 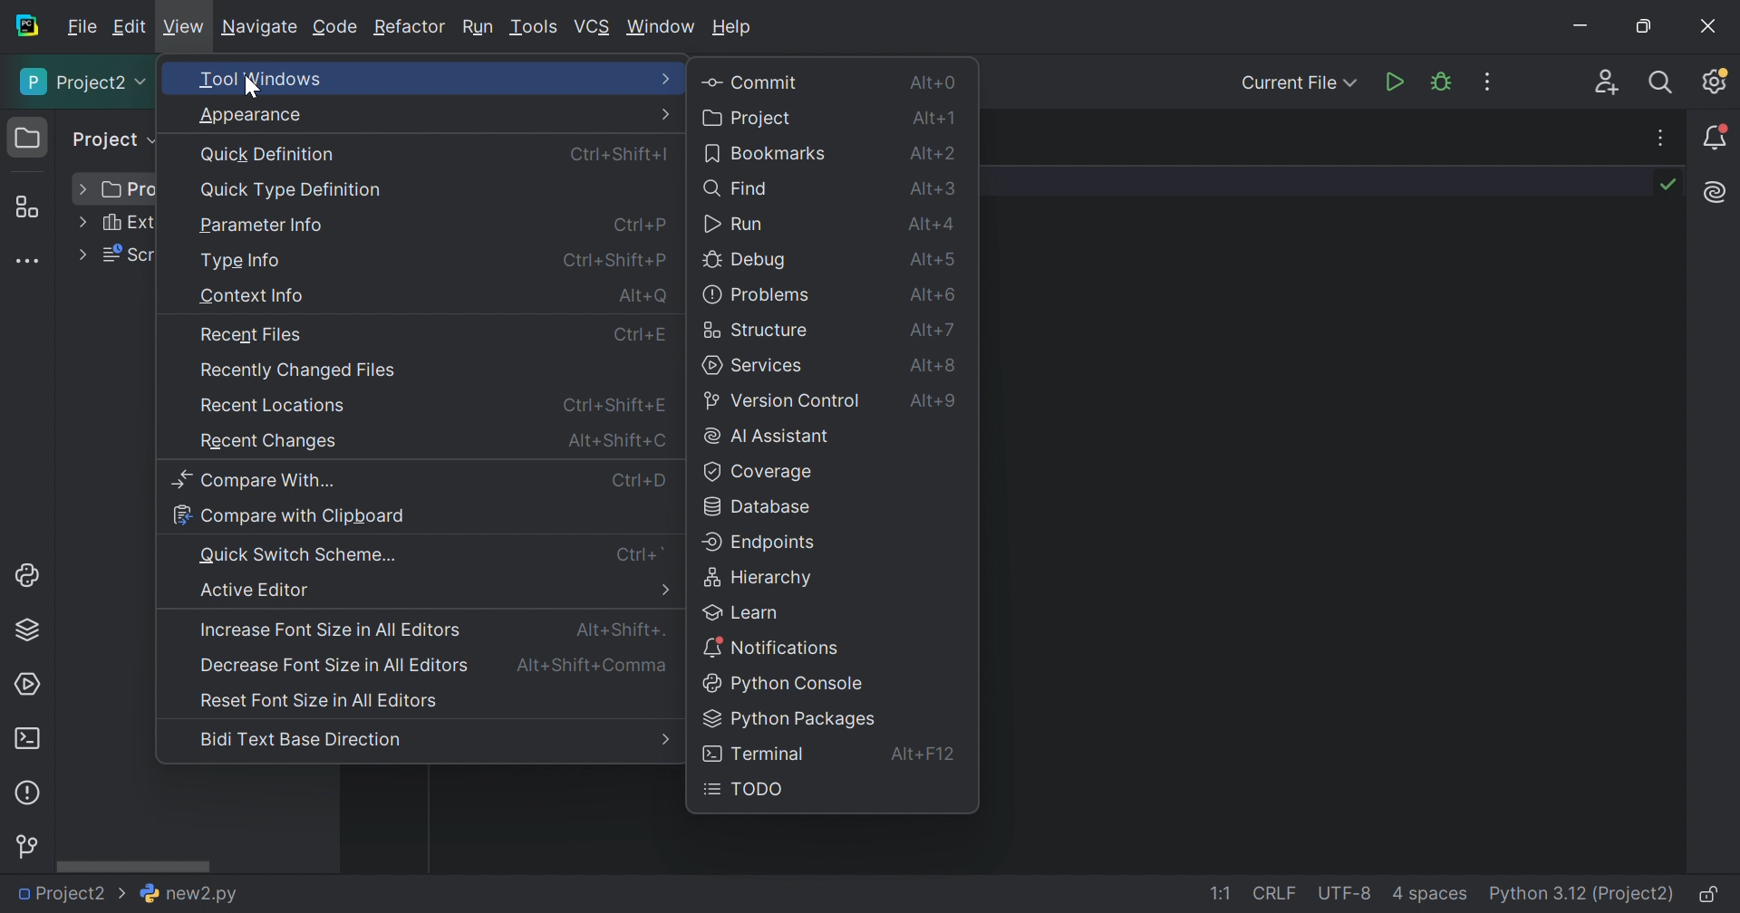 I want to click on Ctrl+`, so click(x=647, y=553).